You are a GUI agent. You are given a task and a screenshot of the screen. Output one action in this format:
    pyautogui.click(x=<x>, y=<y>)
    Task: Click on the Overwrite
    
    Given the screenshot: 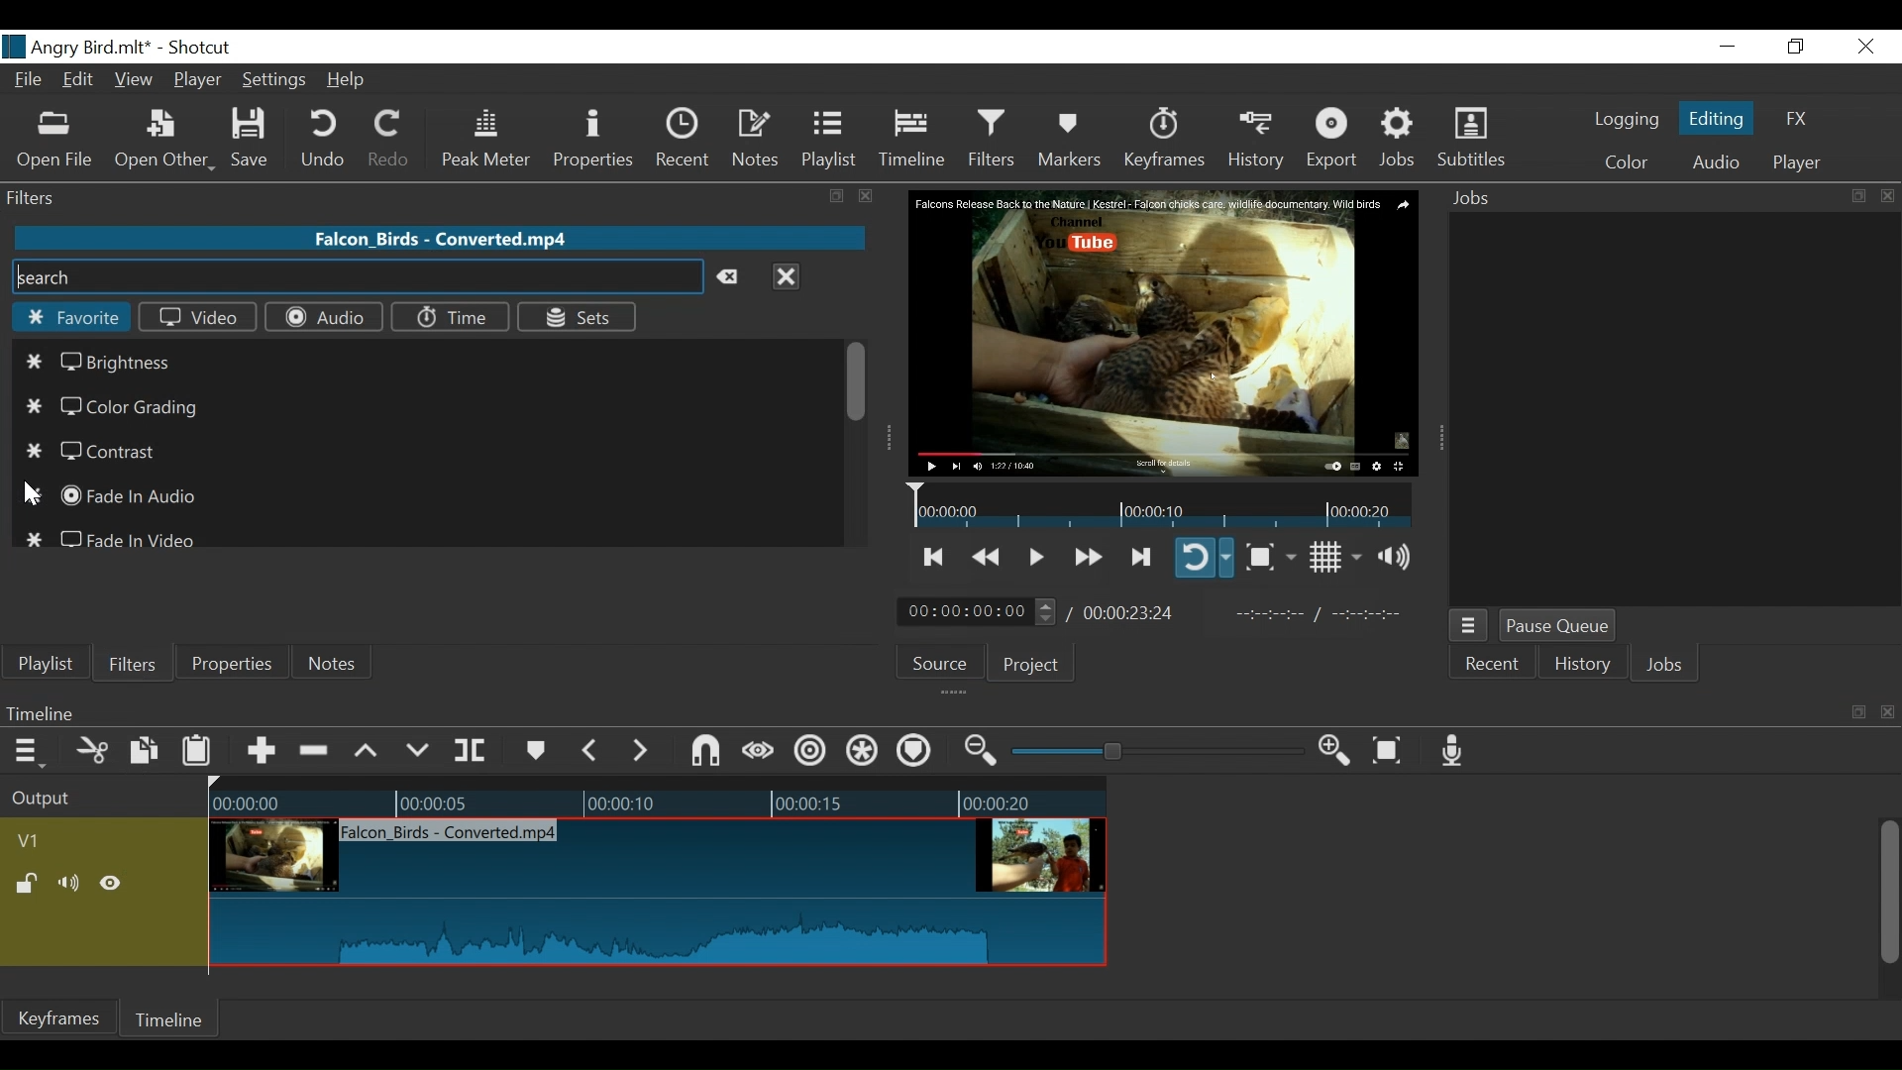 What is the action you would take?
    pyautogui.click(x=418, y=751)
    